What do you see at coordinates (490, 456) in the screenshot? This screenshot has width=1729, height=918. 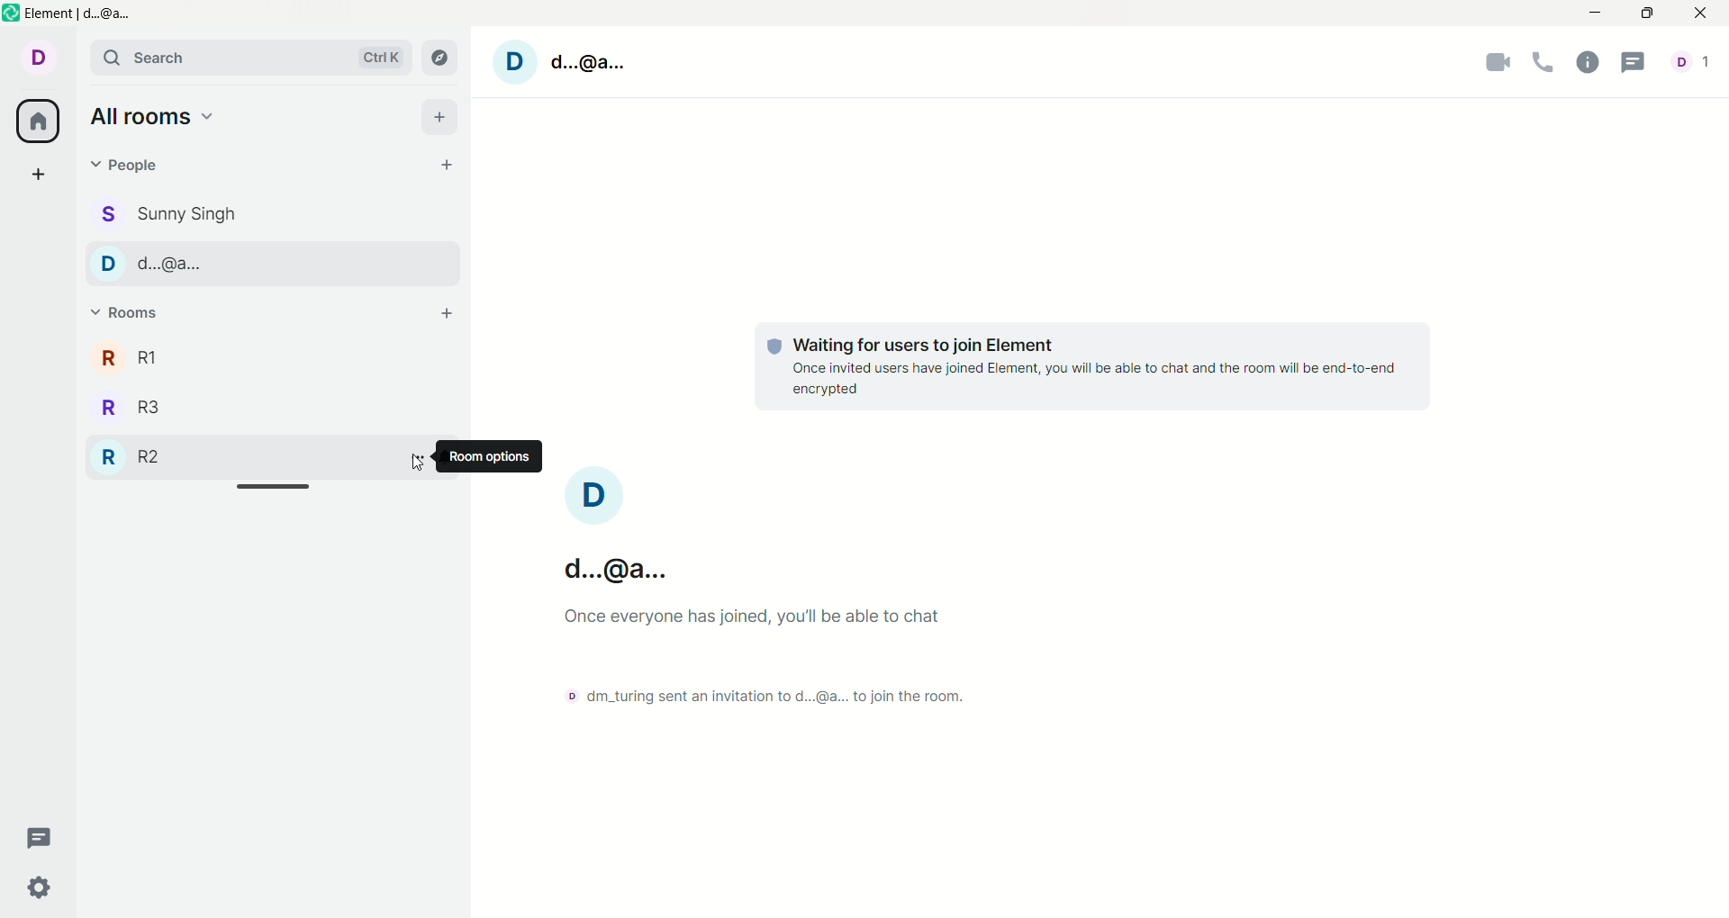 I see `room option` at bounding box center [490, 456].